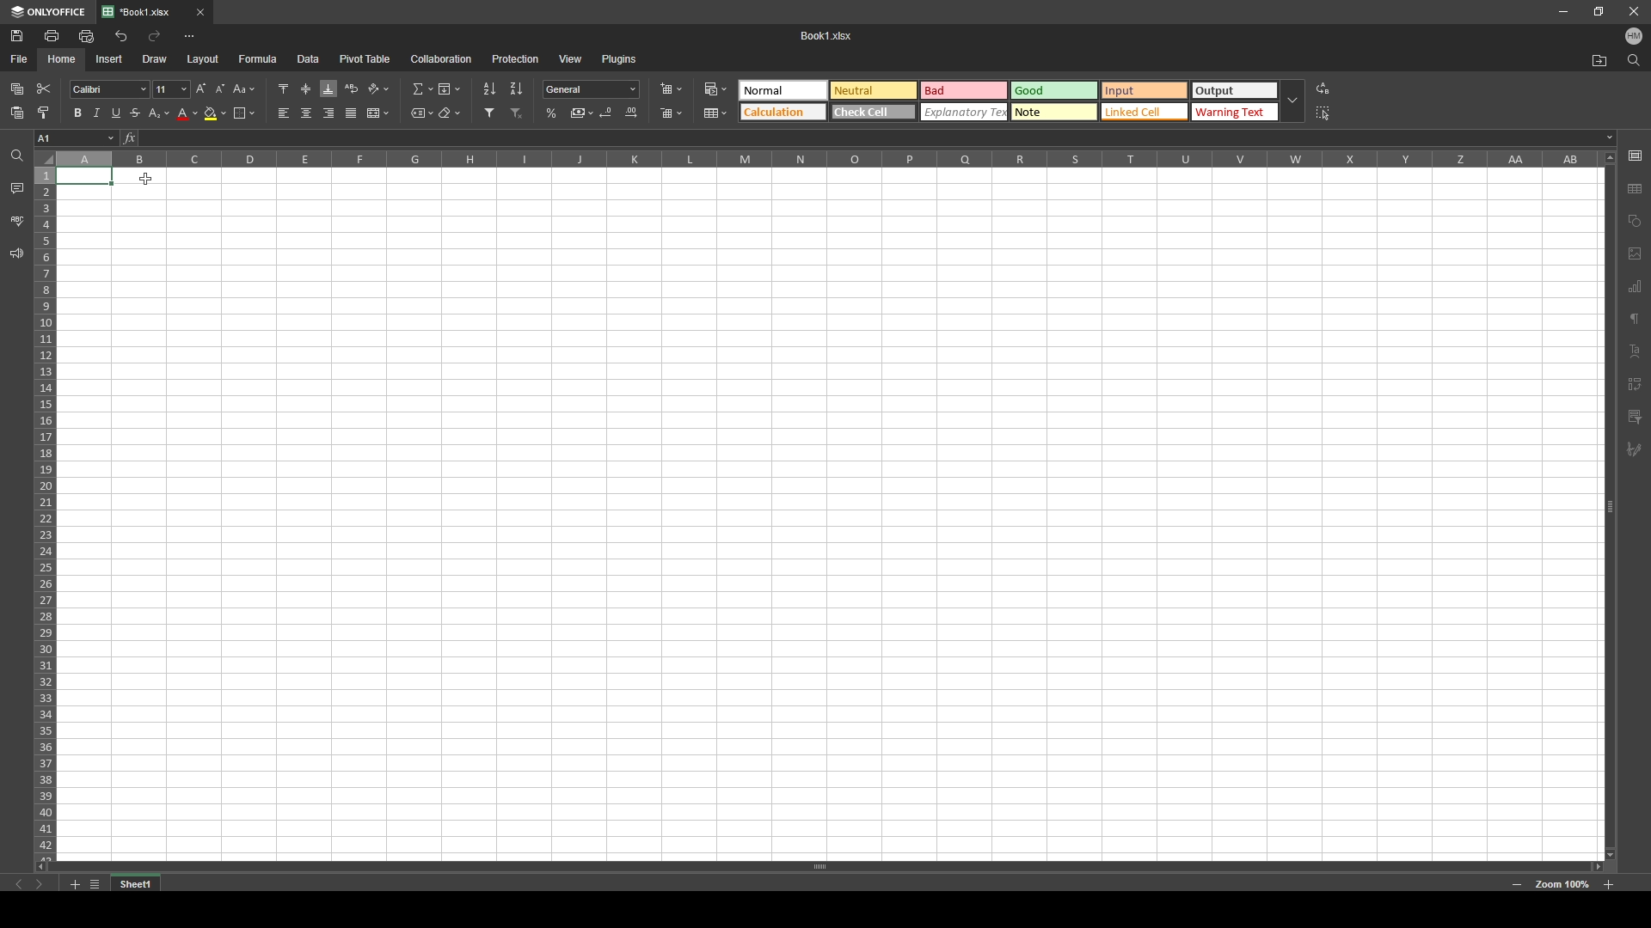 The image size is (1651, 928). Describe the element at coordinates (872, 89) in the screenshot. I see `Natural` at that location.